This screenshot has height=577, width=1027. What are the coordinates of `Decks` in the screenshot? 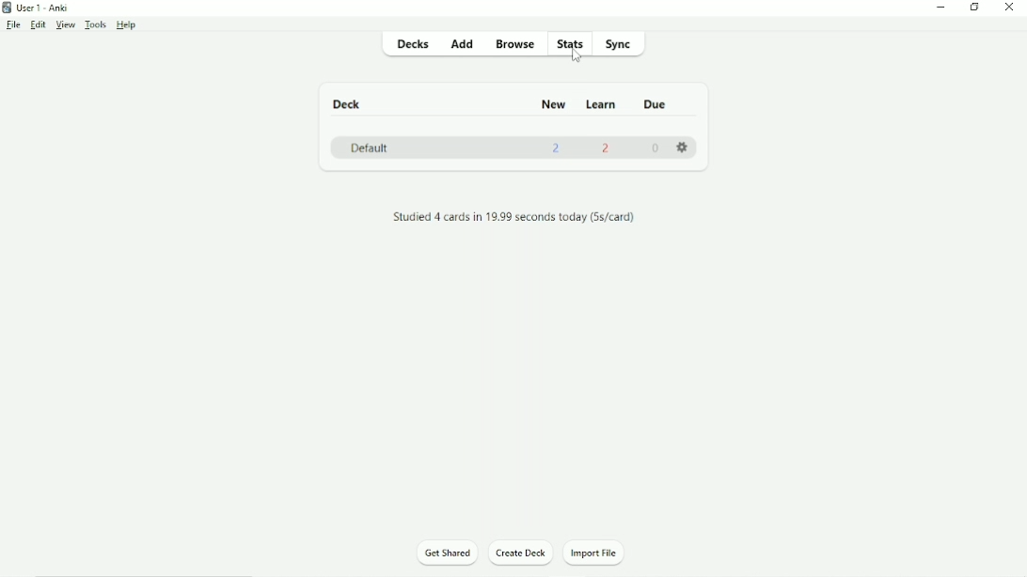 It's located at (417, 45).